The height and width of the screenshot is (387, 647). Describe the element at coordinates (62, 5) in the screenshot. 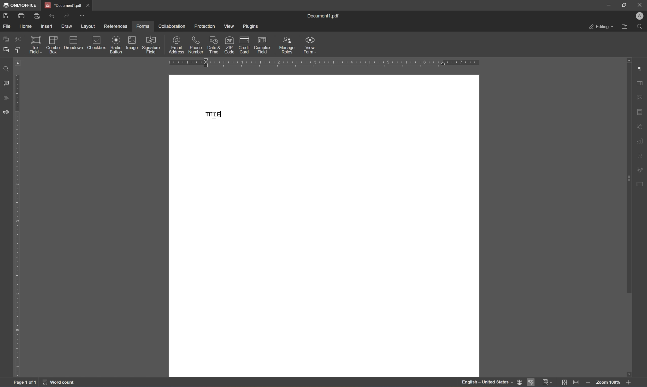

I see `document1.pdf` at that location.